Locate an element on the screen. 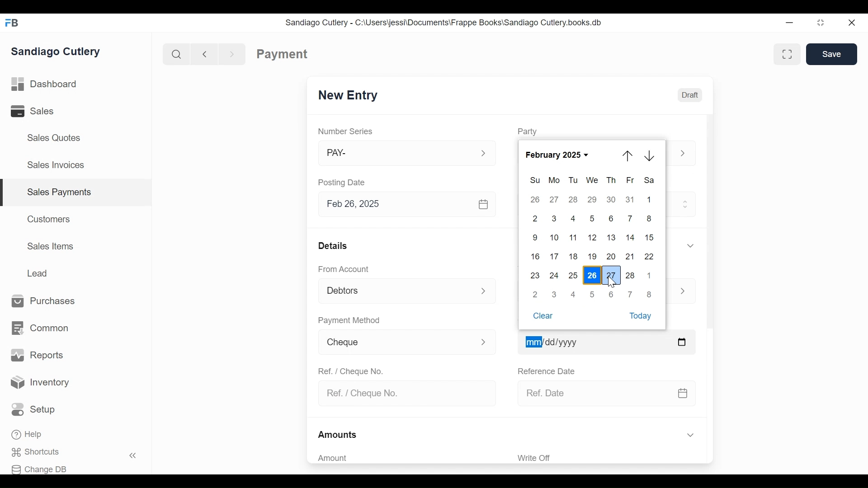 This screenshot has width=868, height=488. Expand is located at coordinates (690, 245).